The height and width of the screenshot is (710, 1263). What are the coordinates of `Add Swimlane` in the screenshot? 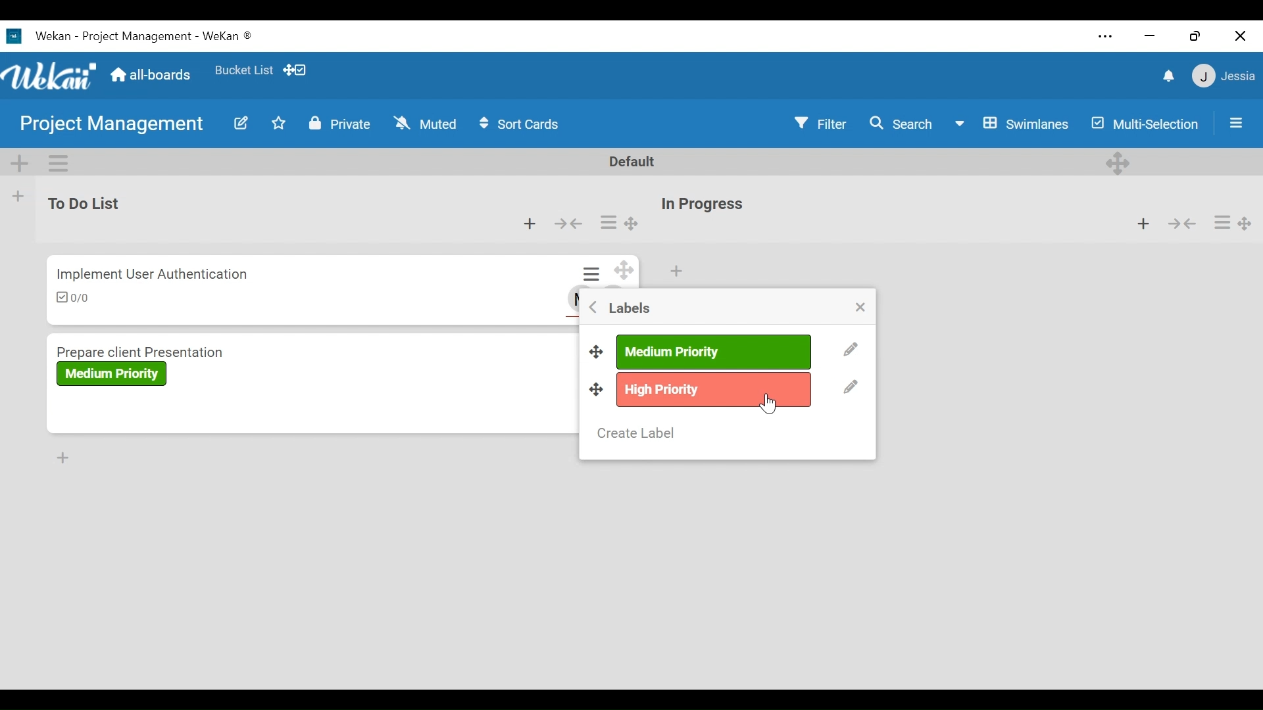 It's located at (20, 163).